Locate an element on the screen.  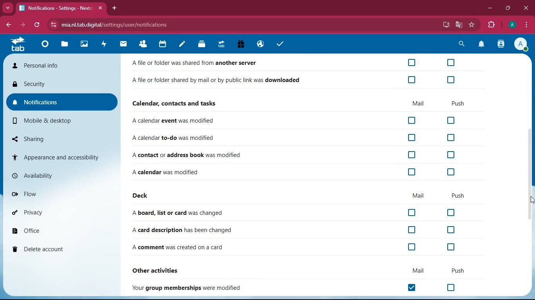
off is located at coordinates (450, 138).